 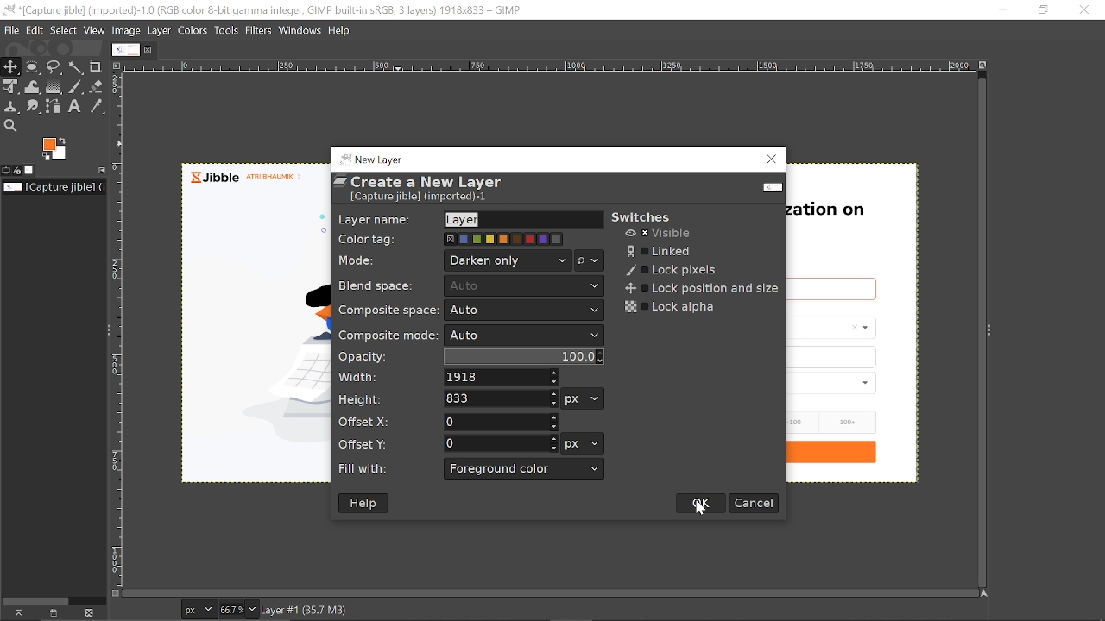 What do you see at coordinates (55, 105) in the screenshot?
I see `Path tool` at bounding box center [55, 105].